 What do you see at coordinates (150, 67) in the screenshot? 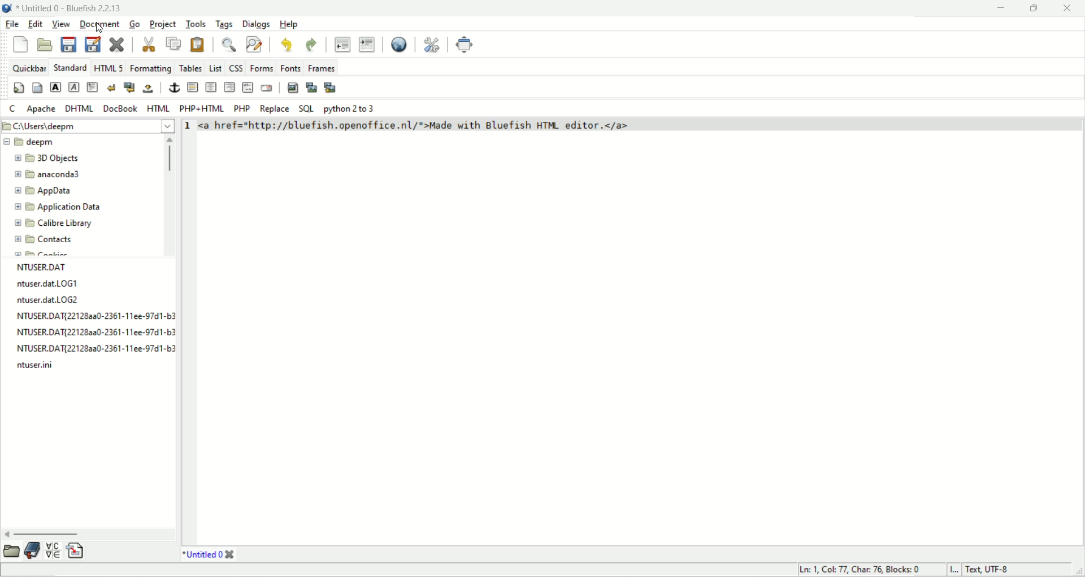
I see `formatting` at bounding box center [150, 67].